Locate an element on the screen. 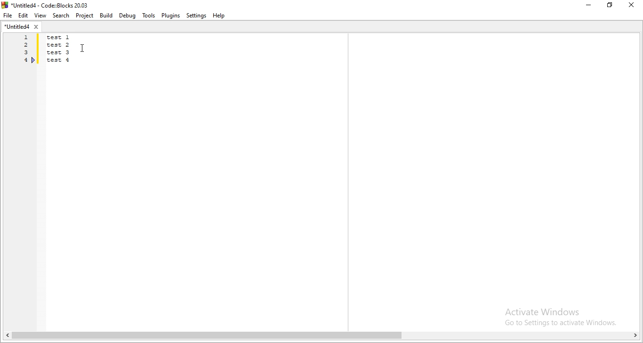 This screenshot has width=643, height=343. Help is located at coordinates (221, 16).